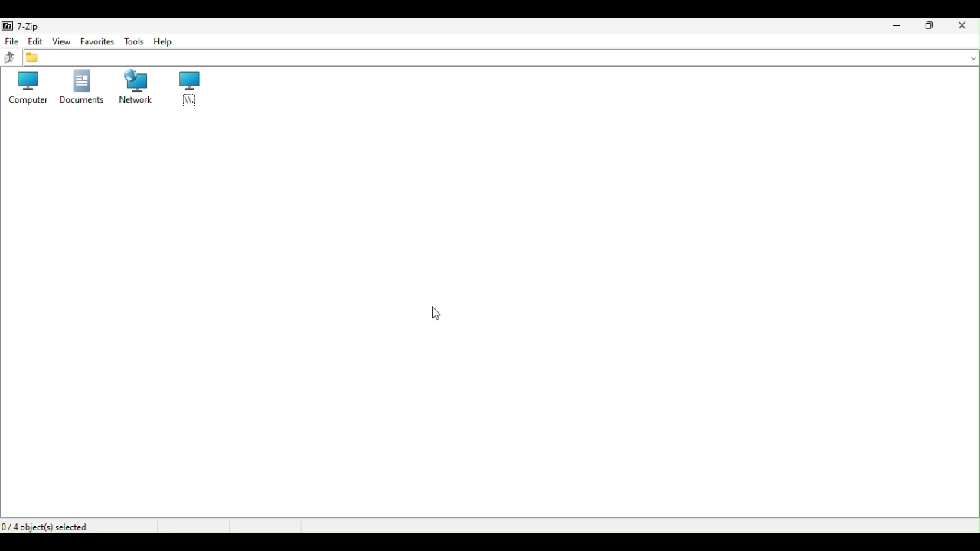  Describe the element at coordinates (132, 41) in the screenshot. I see `Tools` at that location.